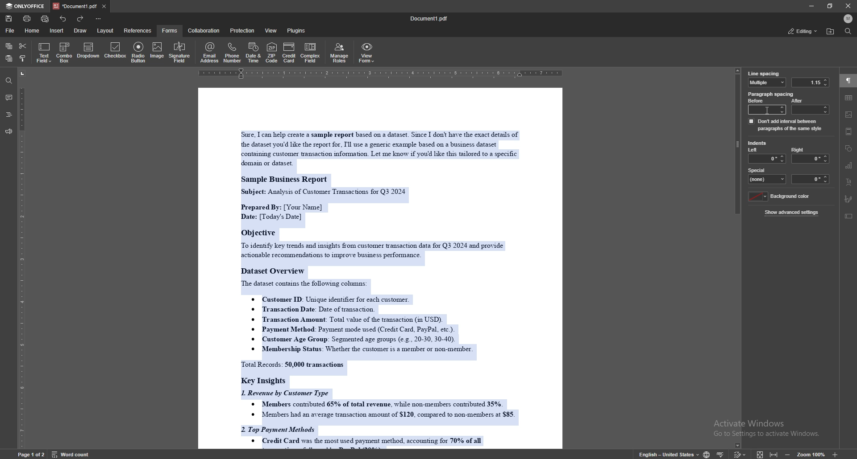 This screenshot has height=459, width=857. What do you see at coordinates (767, 175) in the screenshot?
I see `special` at bounding box center [767, 175].